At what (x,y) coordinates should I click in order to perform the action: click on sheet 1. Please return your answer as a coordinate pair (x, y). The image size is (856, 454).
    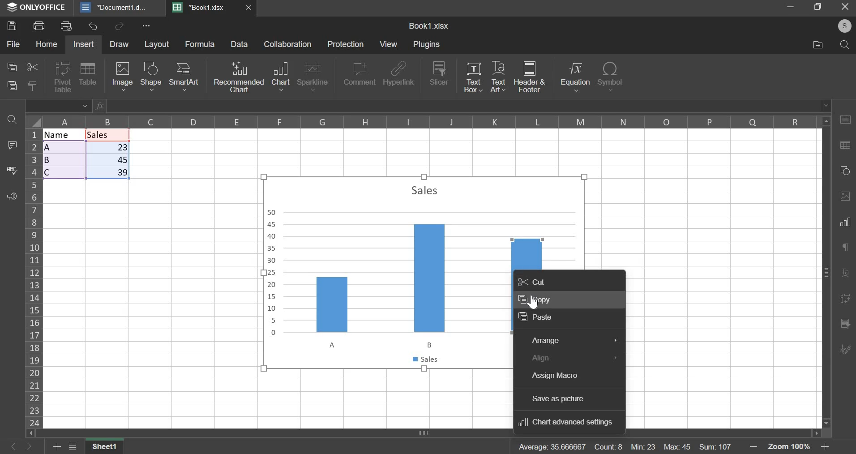
    Looking at the image, I should click on (105, 447).